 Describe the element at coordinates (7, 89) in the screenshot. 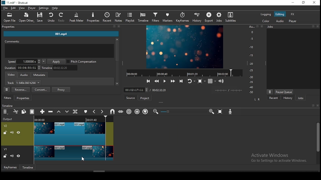

I see `properties menu` at that location.